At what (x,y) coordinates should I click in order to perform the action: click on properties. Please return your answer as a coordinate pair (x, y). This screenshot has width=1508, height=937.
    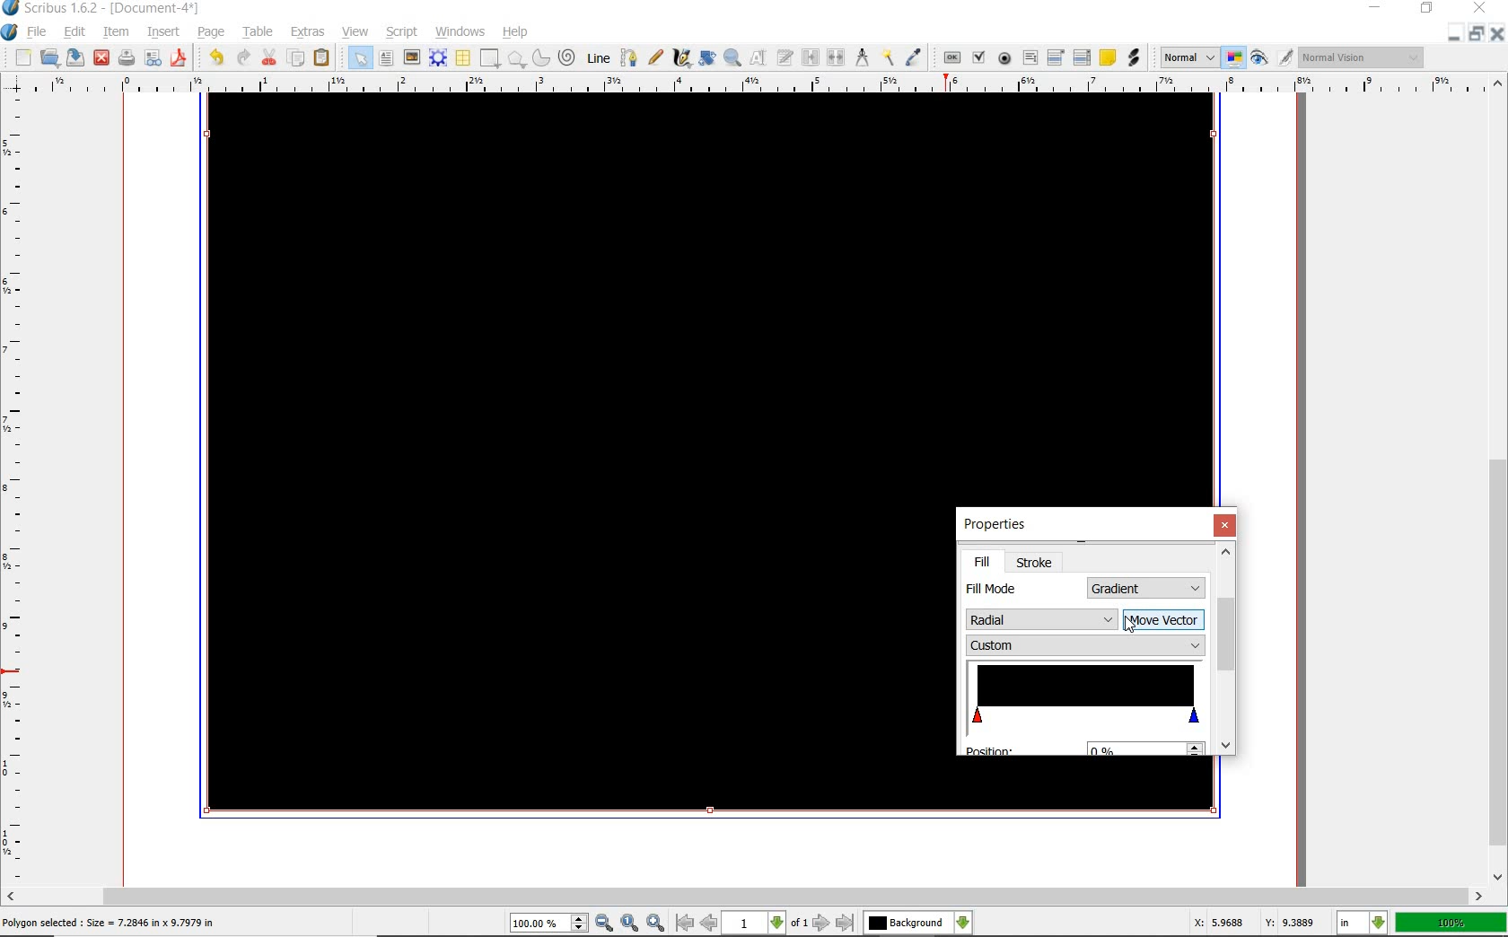
    Looking at the image, I should click on (996, 527).